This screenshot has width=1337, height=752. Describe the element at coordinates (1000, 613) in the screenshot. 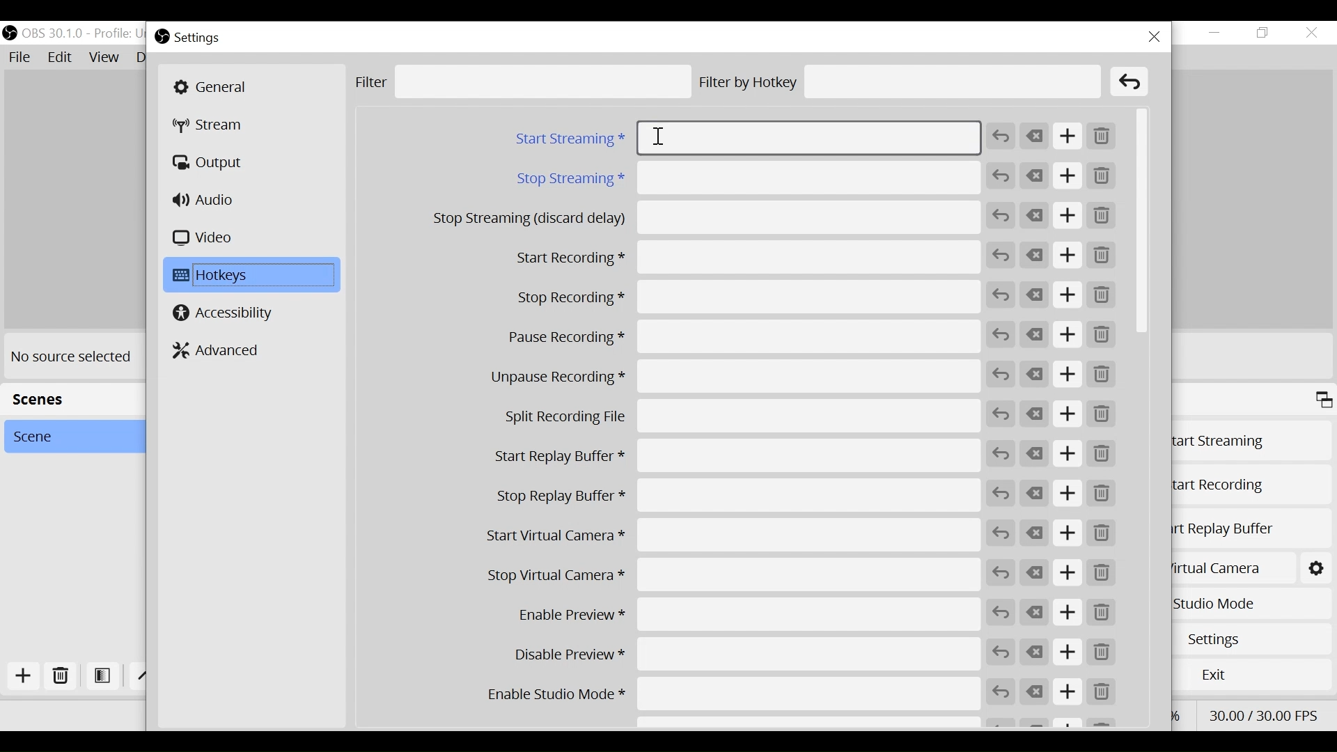

I see `Revert` at that location.